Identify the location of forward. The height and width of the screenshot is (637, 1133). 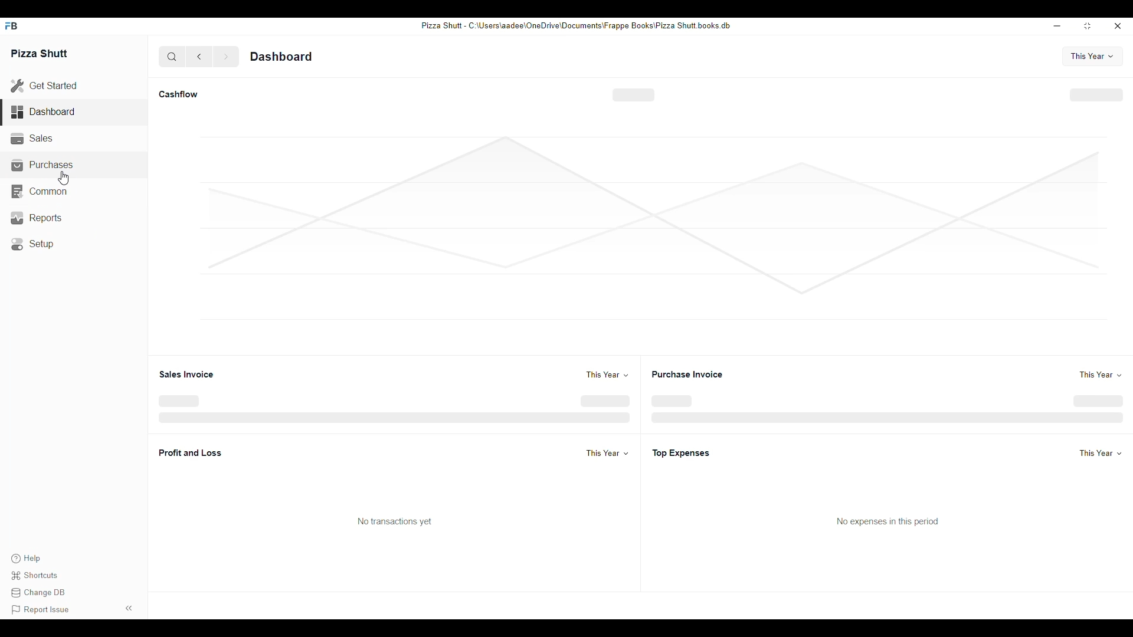
(225, 57).